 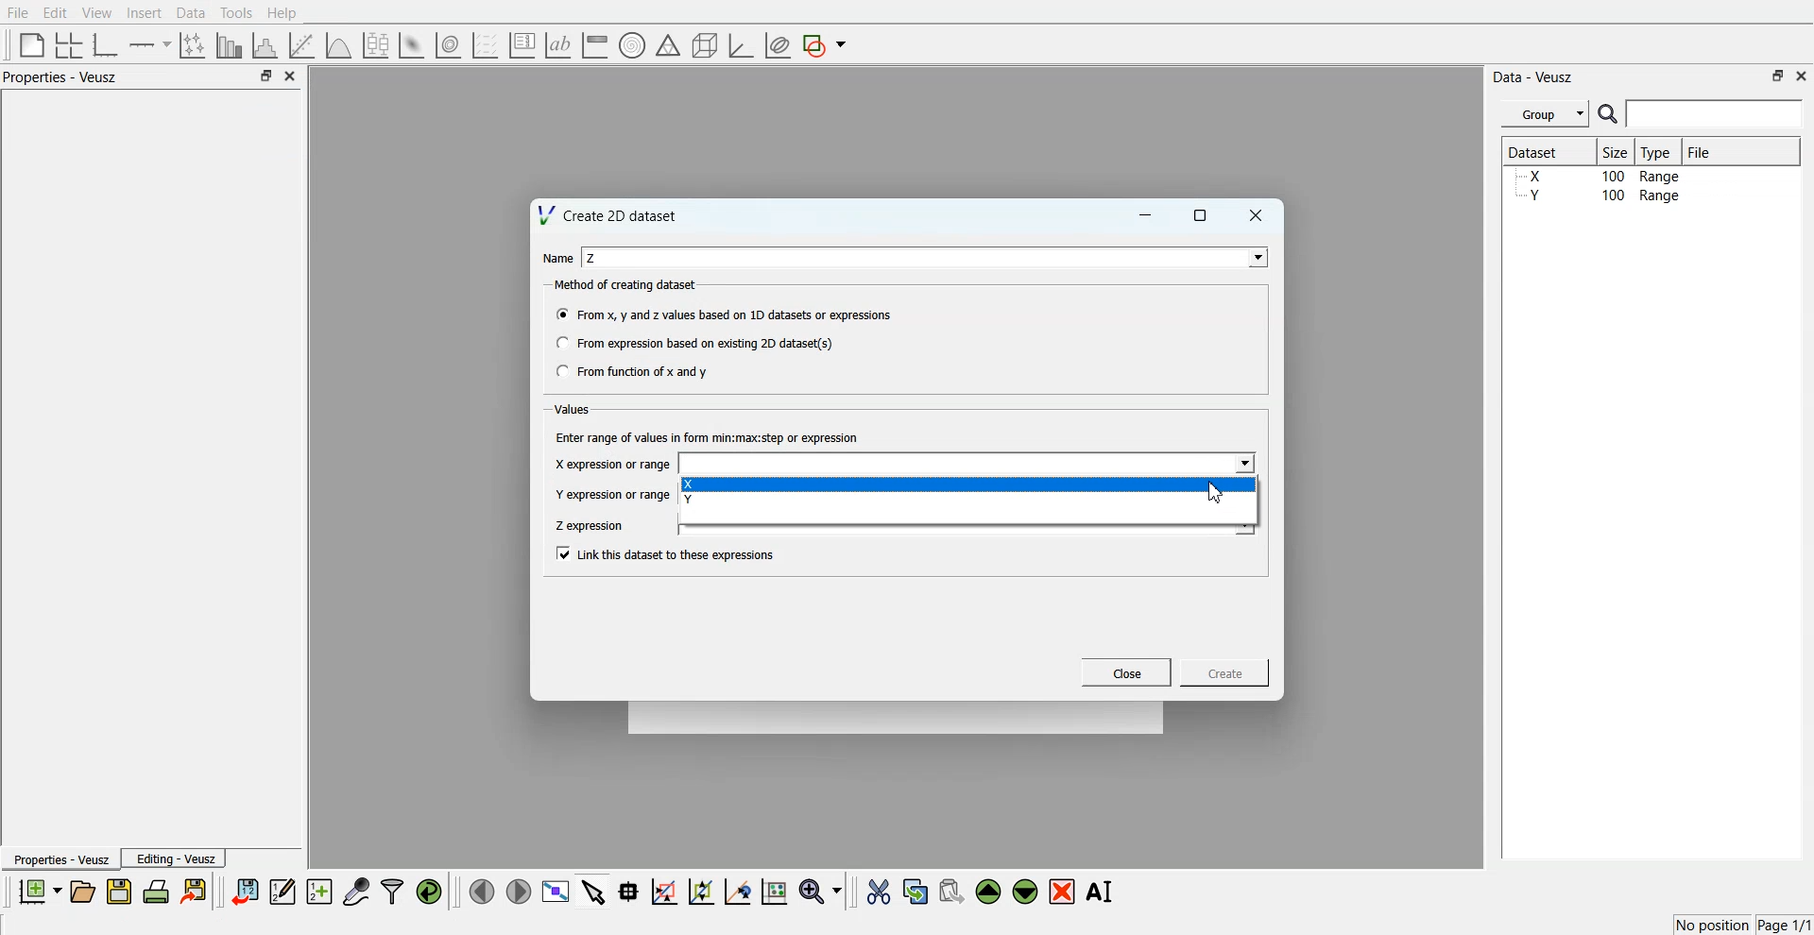 What do you see at coordinates (1778, 76) in the screenshot?
I see `Maximize` at bounding box center [1778, 76].